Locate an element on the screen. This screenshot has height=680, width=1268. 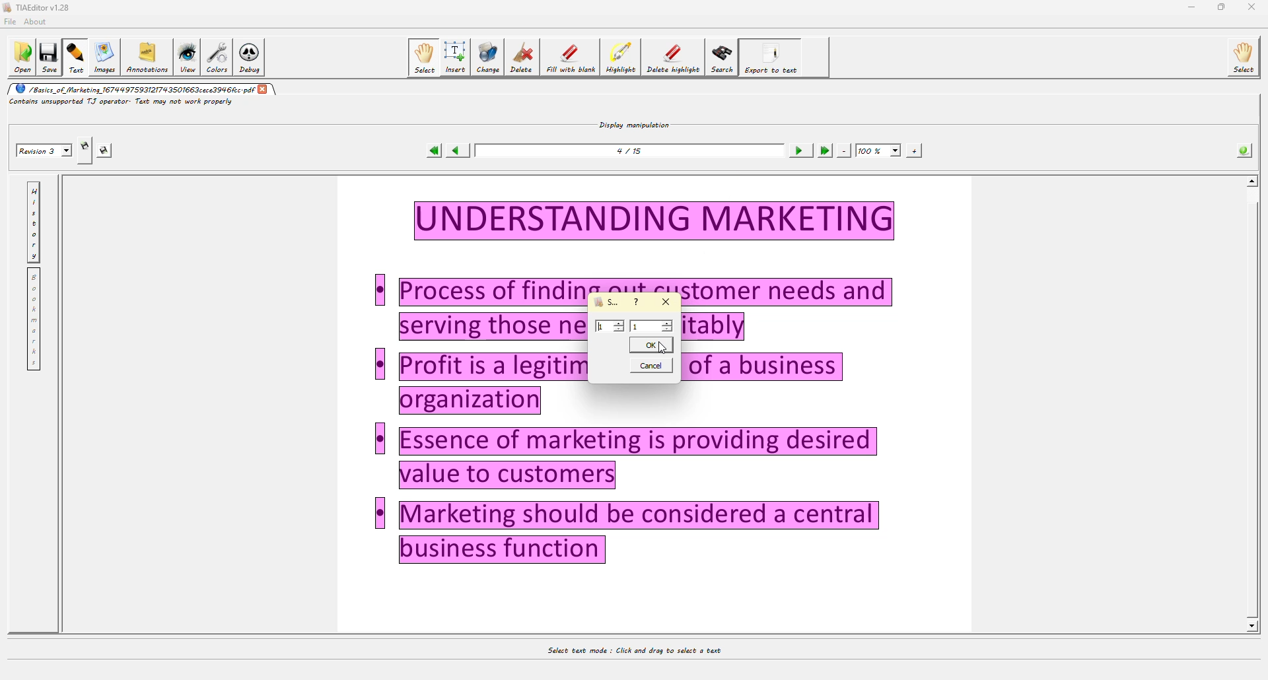
cursor is located at coordinates (660, 343).